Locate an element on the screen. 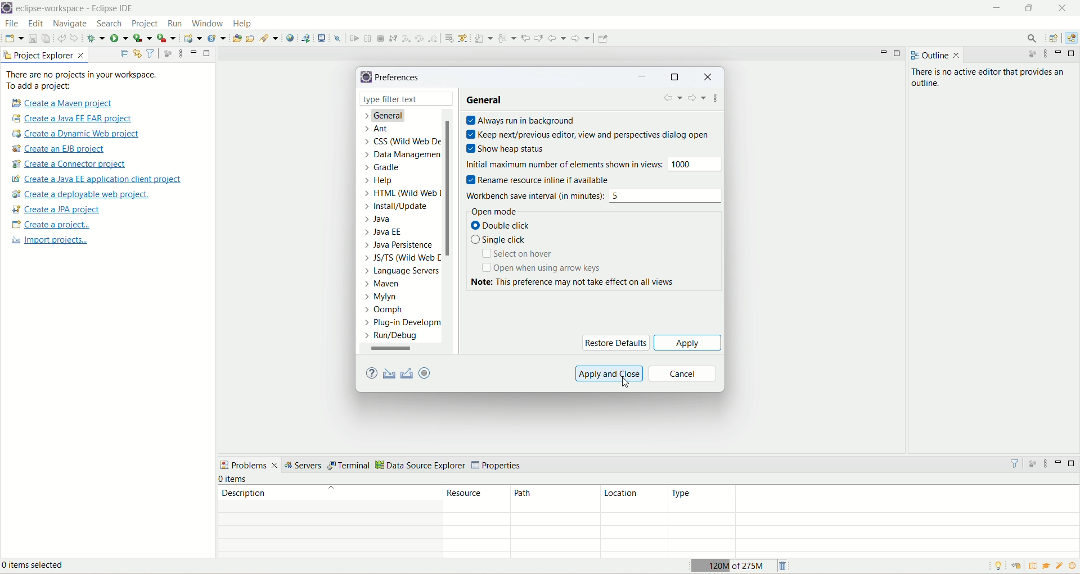 This screenshot has height=574, width=1080. use step filters is located at coordinates (463, 38).